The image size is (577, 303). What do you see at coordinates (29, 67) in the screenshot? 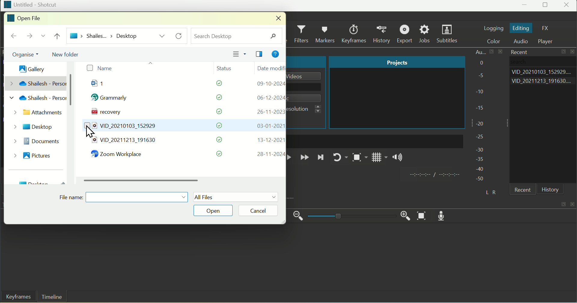
I see `Gallery` at bounding box center [29, 67].